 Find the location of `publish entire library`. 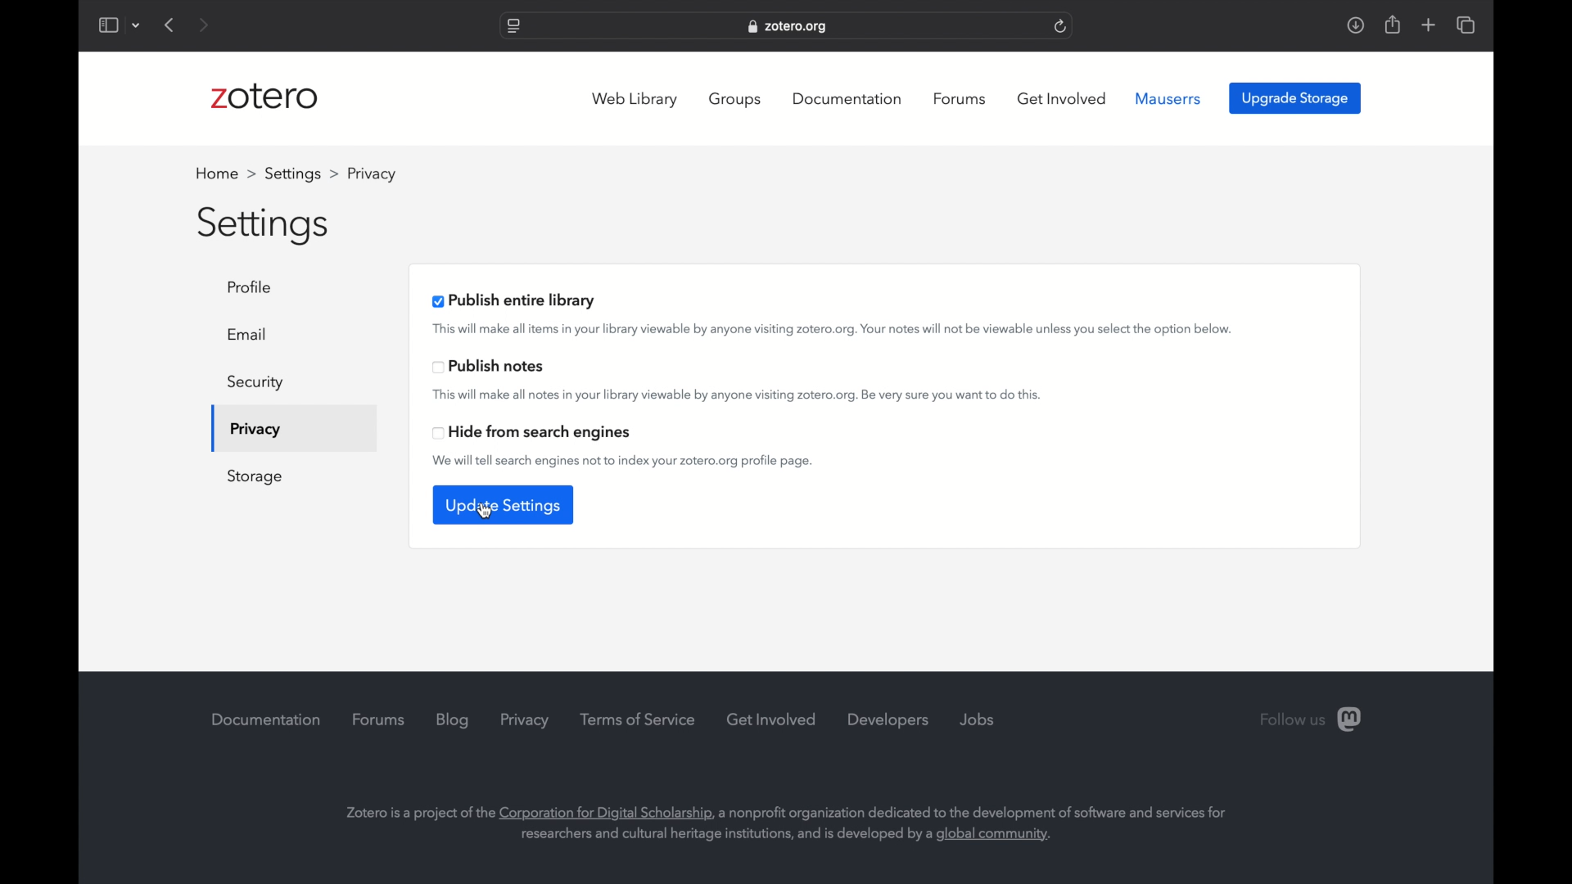

publish entire library is located at coordinates (516, 300).